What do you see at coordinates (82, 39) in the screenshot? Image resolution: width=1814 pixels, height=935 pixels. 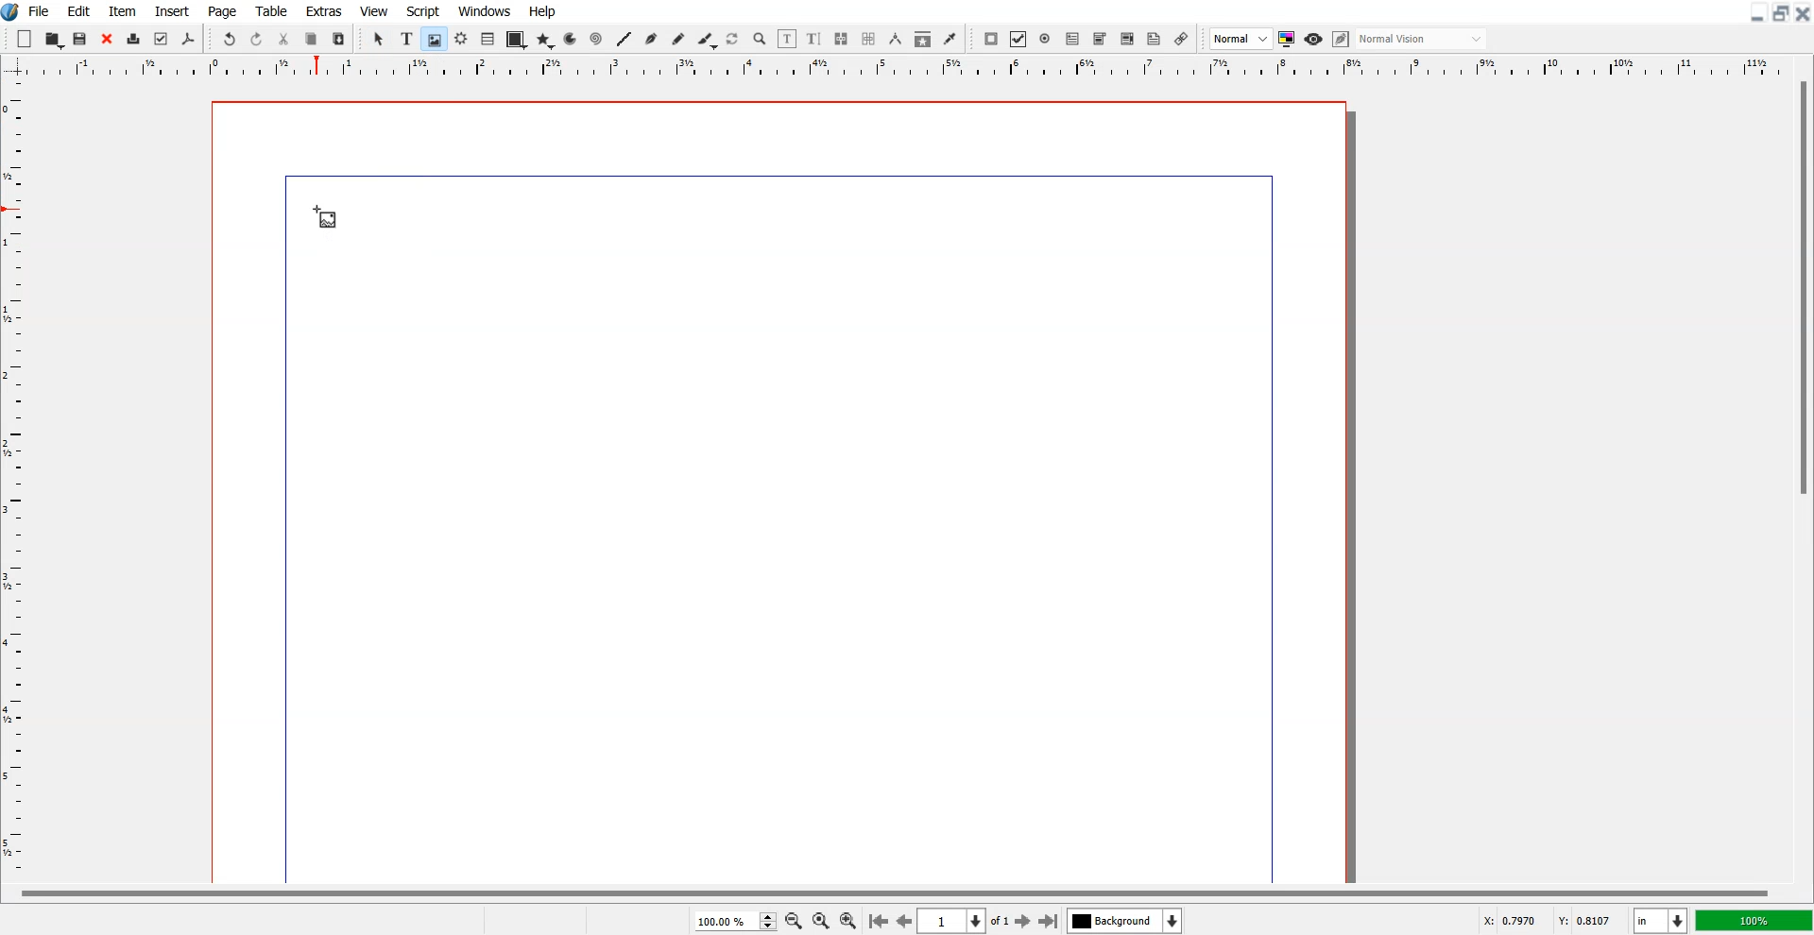 I see `Open` at bounding box center [82, 39].